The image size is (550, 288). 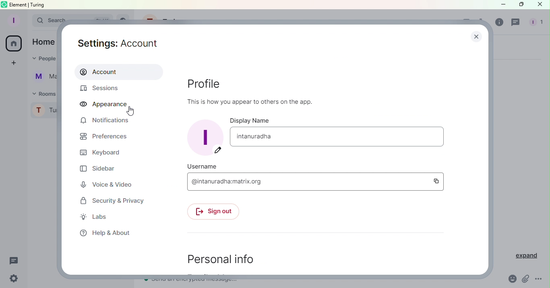 I want to click on Close, so click(x=473, y=36).